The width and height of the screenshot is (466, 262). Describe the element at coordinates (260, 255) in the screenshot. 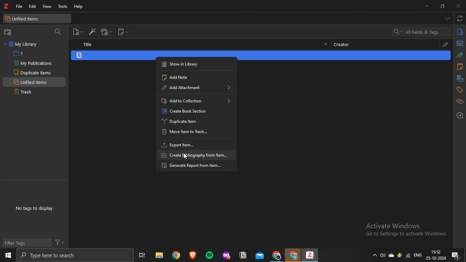

I see `mail` at that location.